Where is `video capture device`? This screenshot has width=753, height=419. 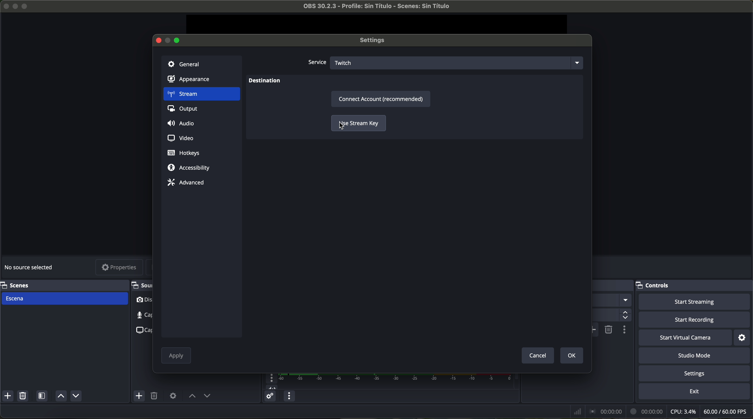
video capture device is located at coordinates (144, 301).